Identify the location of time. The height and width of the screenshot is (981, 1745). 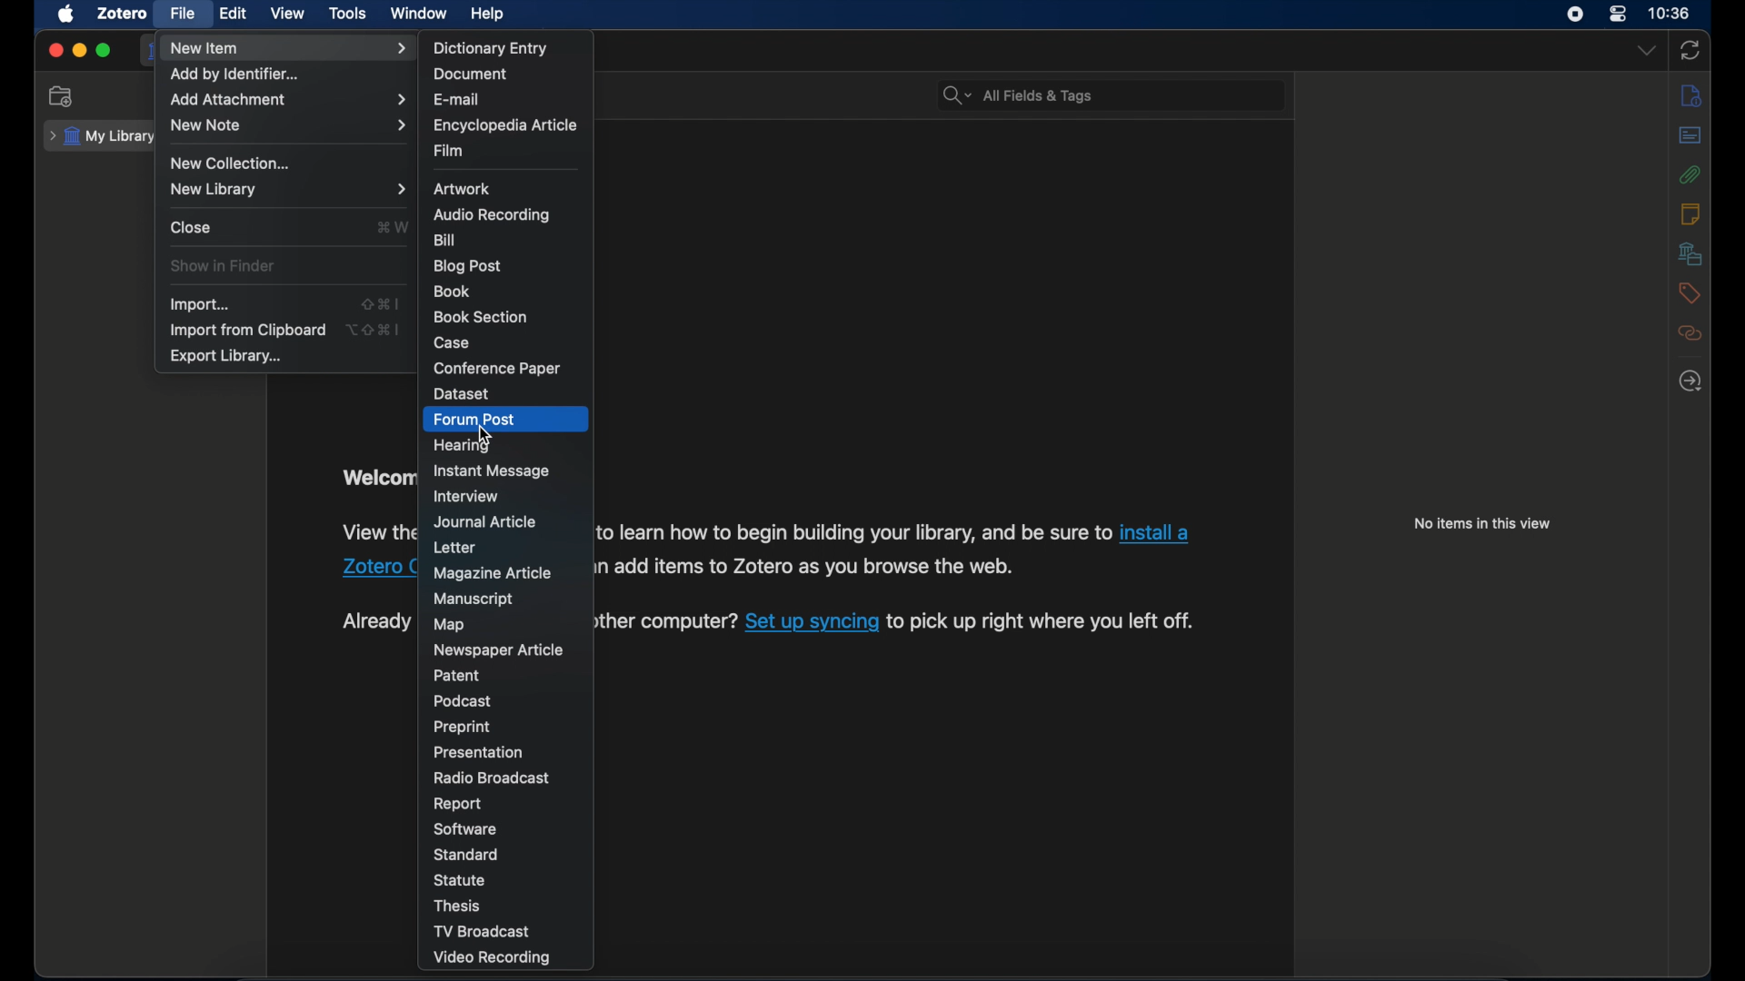
(1669, 12).